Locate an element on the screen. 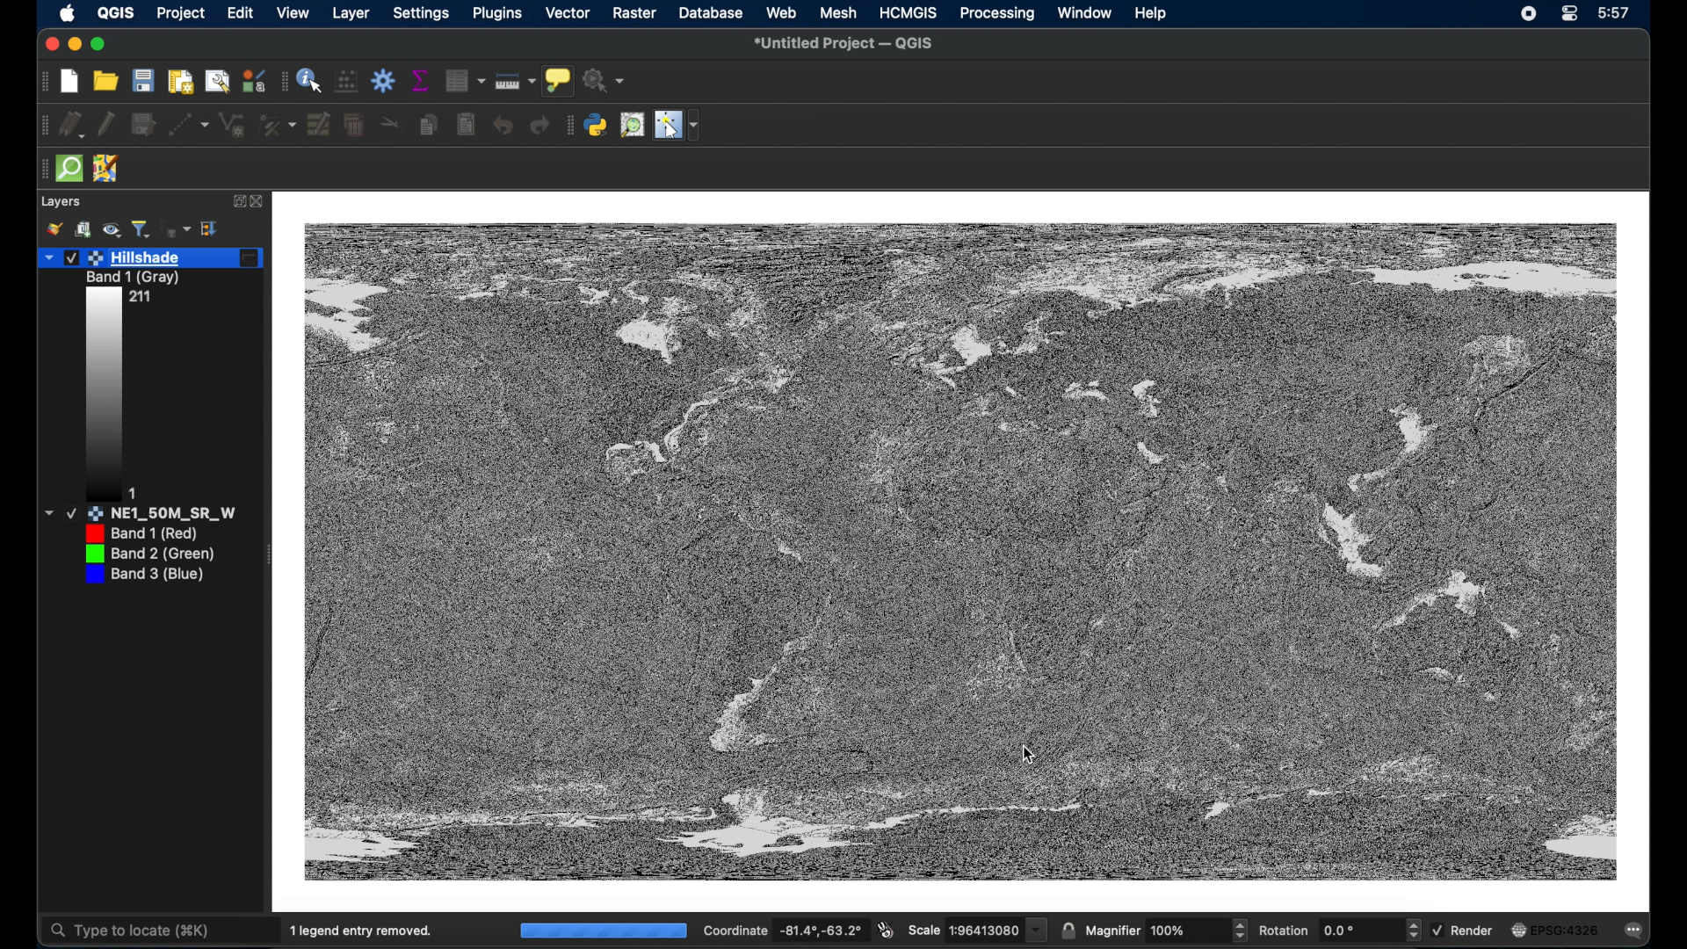  Band 3 (Blue) is located at coordinates (151, 578).